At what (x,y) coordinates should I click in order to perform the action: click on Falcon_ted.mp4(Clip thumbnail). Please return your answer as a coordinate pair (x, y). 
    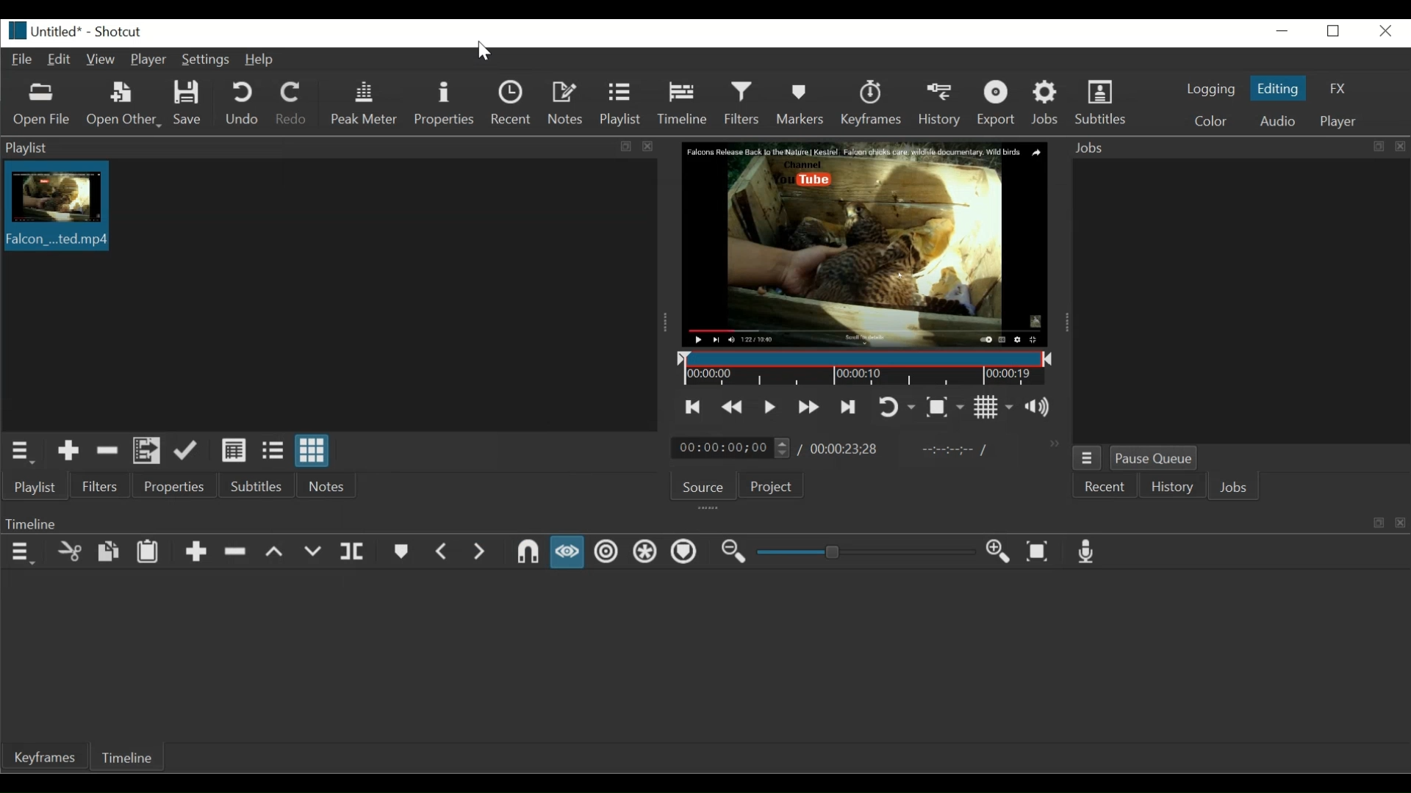
    Looking at the image, I should click on (54, 206).